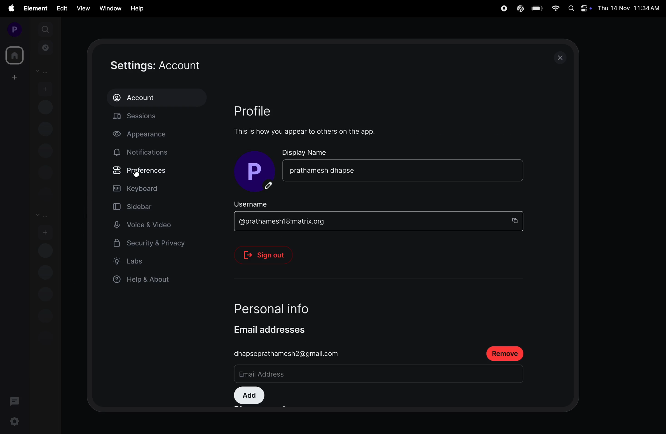  What do you see at coordinates (15, 400) in the screenshot?
I see `threads` at bounding box center [15, 400].